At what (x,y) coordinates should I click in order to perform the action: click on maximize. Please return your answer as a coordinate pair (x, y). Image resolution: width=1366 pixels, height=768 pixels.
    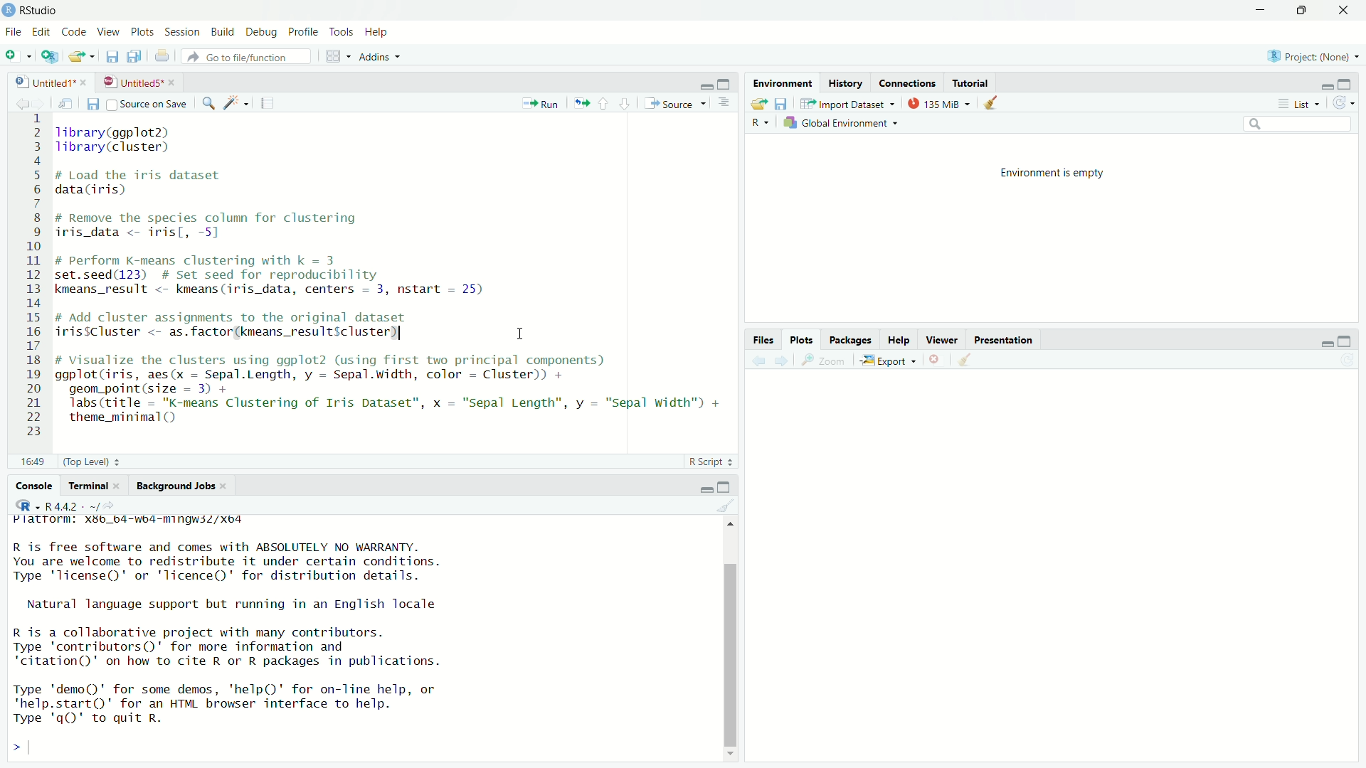
    Looking at the image, I should click on (729, 82).